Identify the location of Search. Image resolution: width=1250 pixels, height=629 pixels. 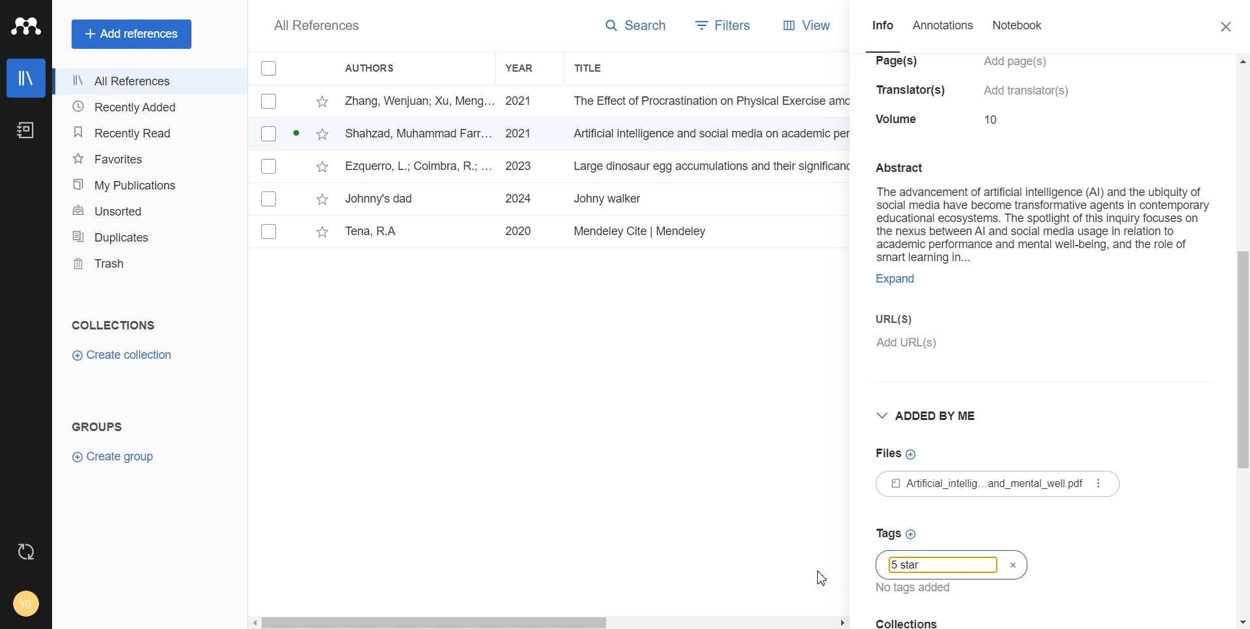
(630, 27).